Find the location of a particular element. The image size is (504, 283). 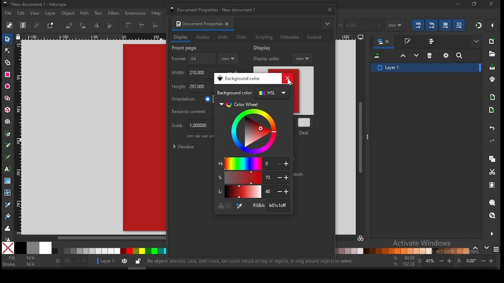

lightness is located at coordinates (253, 192).